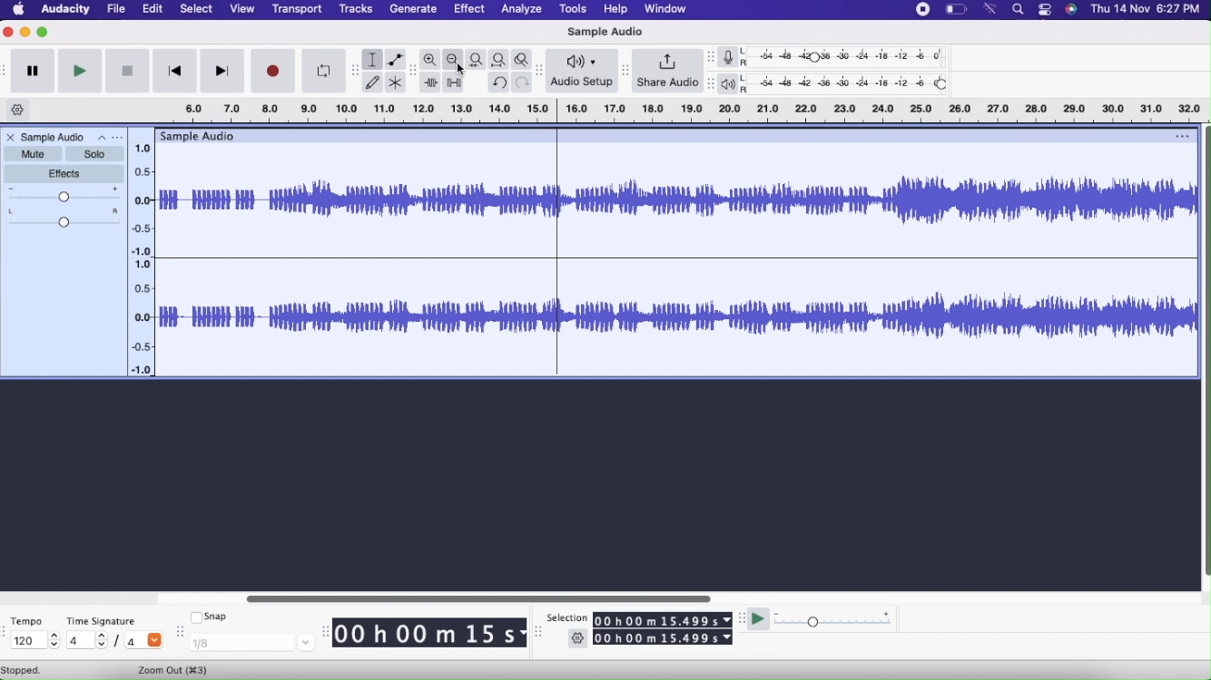  I want to click on Zoom Out, so click(454, 59).